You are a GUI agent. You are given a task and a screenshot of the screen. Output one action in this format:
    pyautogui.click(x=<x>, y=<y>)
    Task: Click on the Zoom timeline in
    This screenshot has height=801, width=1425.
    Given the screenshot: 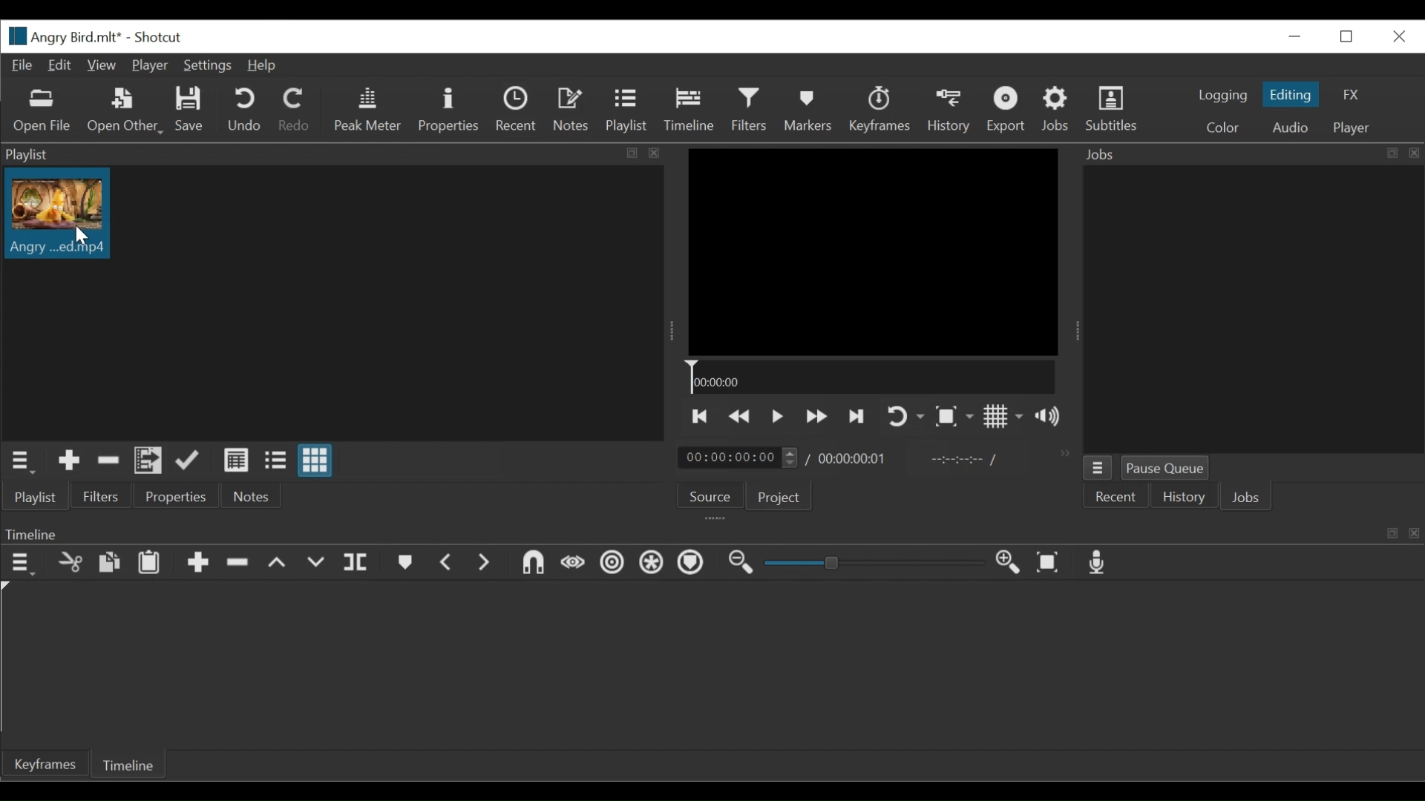 What is the action you would take?
    pyautogui.click(x=1004, y=560)
    